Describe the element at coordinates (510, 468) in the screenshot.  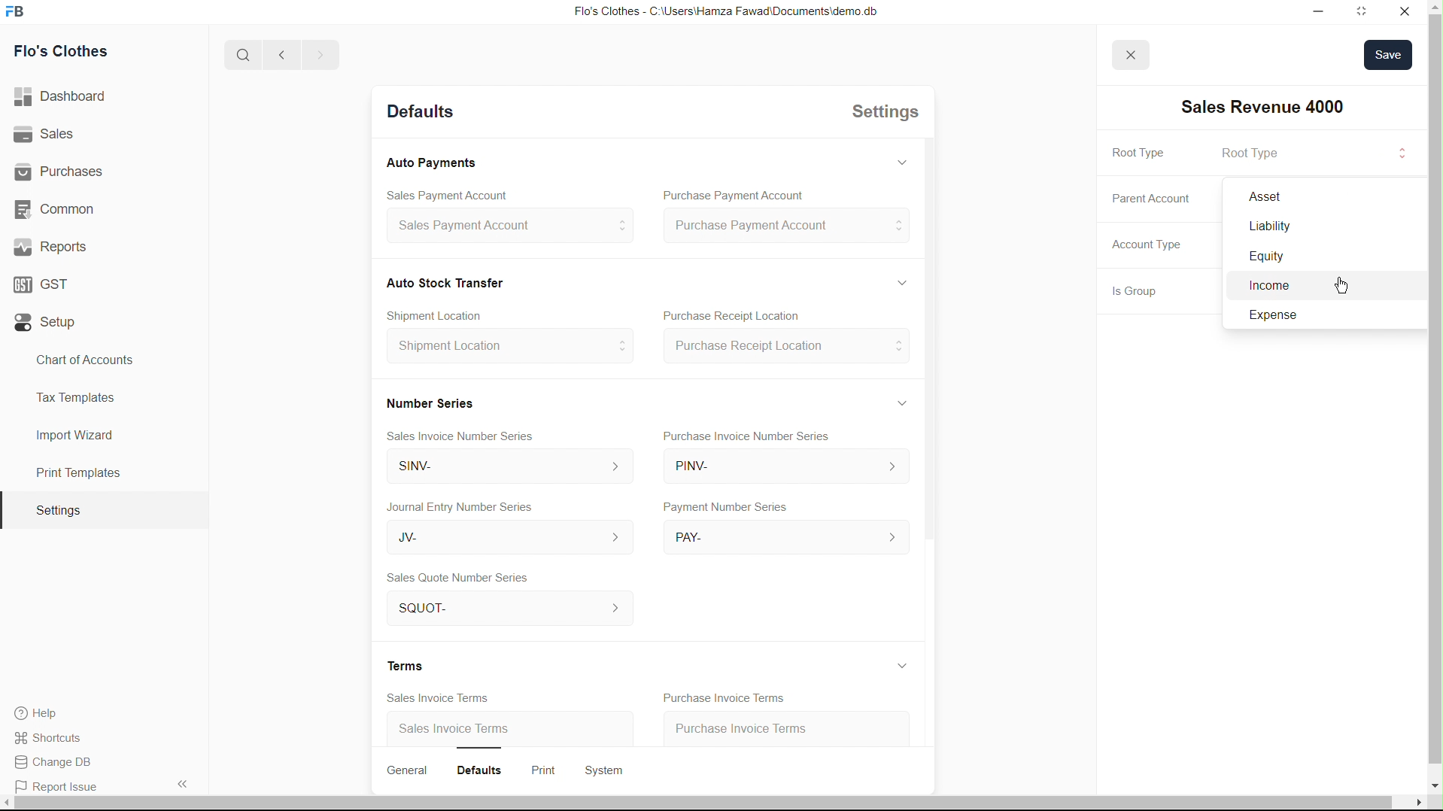
I see `SINV-` at that location.